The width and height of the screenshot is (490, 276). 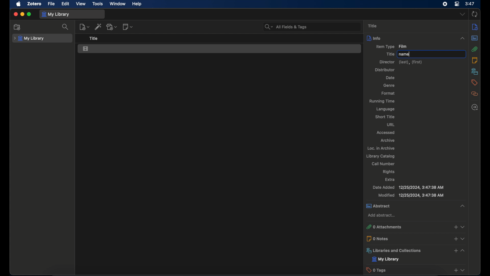 I want to click on library catalog, so click(x=382, y=156).